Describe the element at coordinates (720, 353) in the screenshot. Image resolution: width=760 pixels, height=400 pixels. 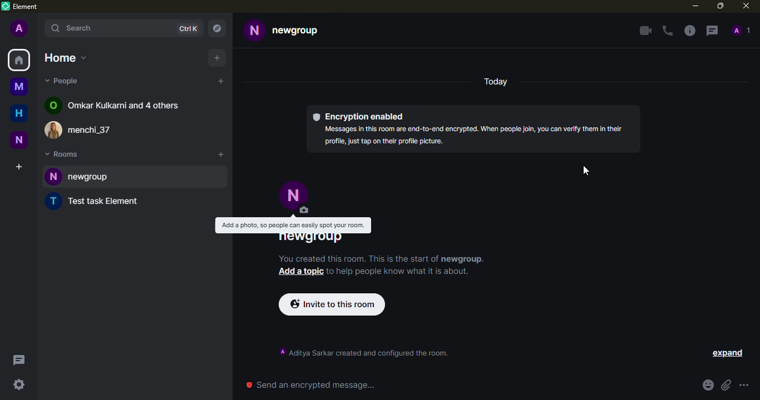
I see `expand` at that location.